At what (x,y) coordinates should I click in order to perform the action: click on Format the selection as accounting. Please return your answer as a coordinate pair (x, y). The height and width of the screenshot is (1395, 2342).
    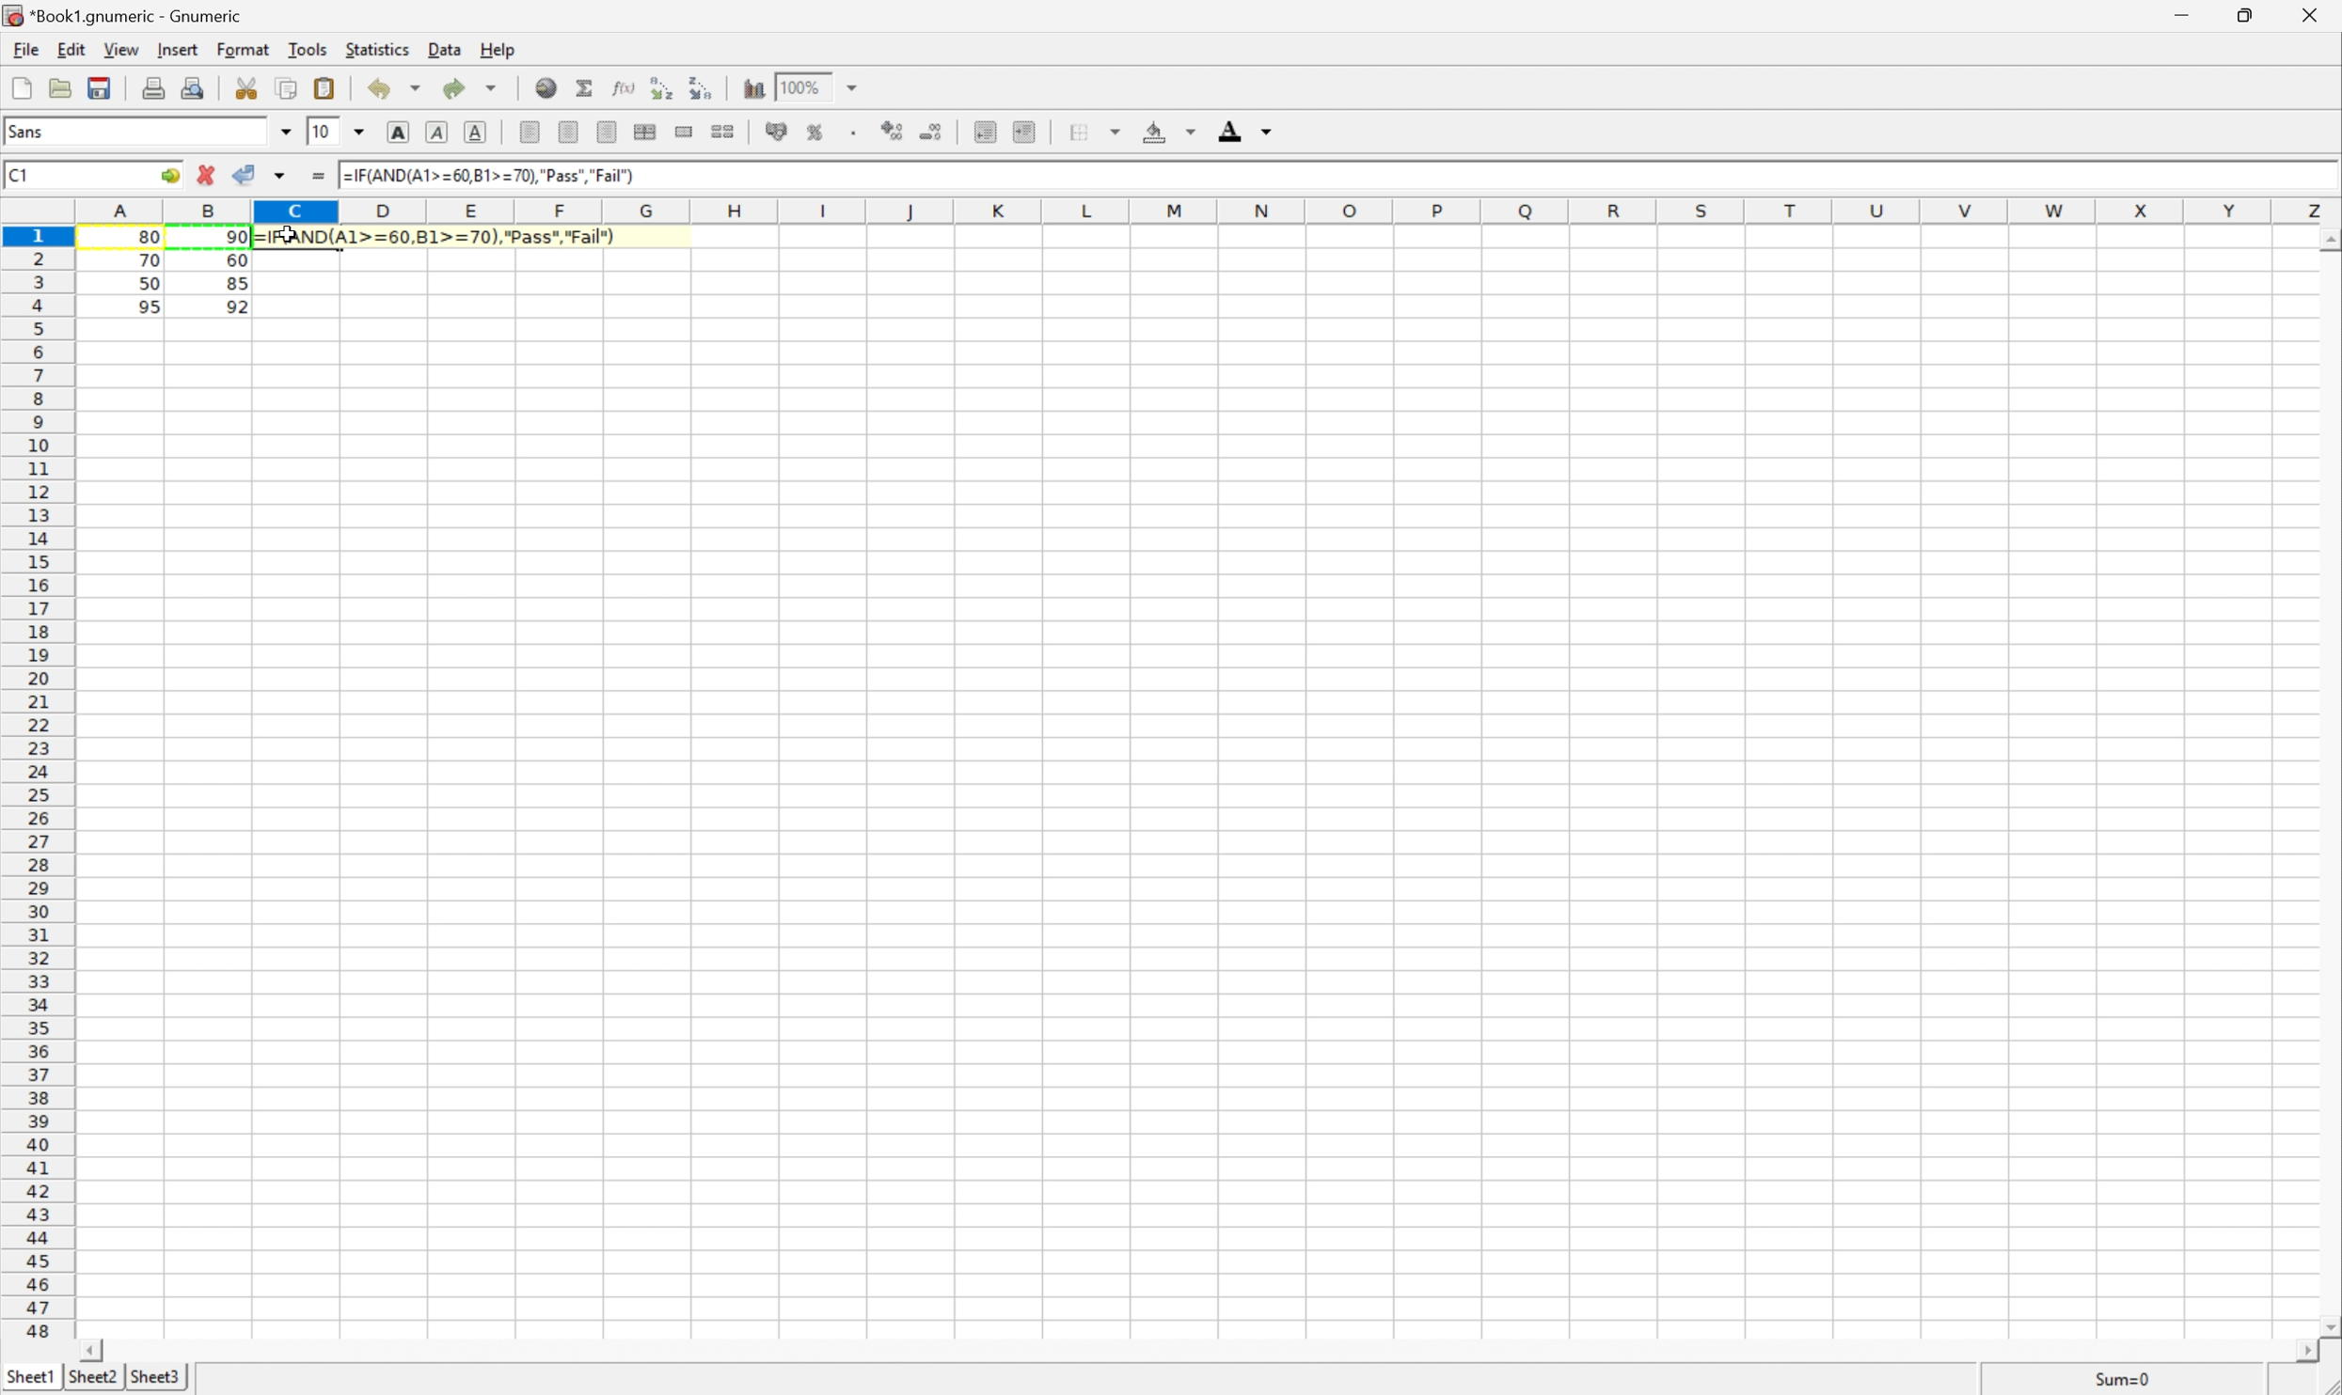
    Looking at the image, I should click on (776, 132).